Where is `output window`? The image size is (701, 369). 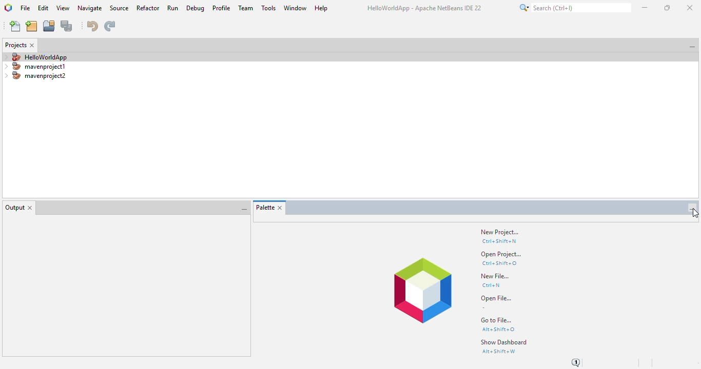 output window is located at coordinates (124, 285).